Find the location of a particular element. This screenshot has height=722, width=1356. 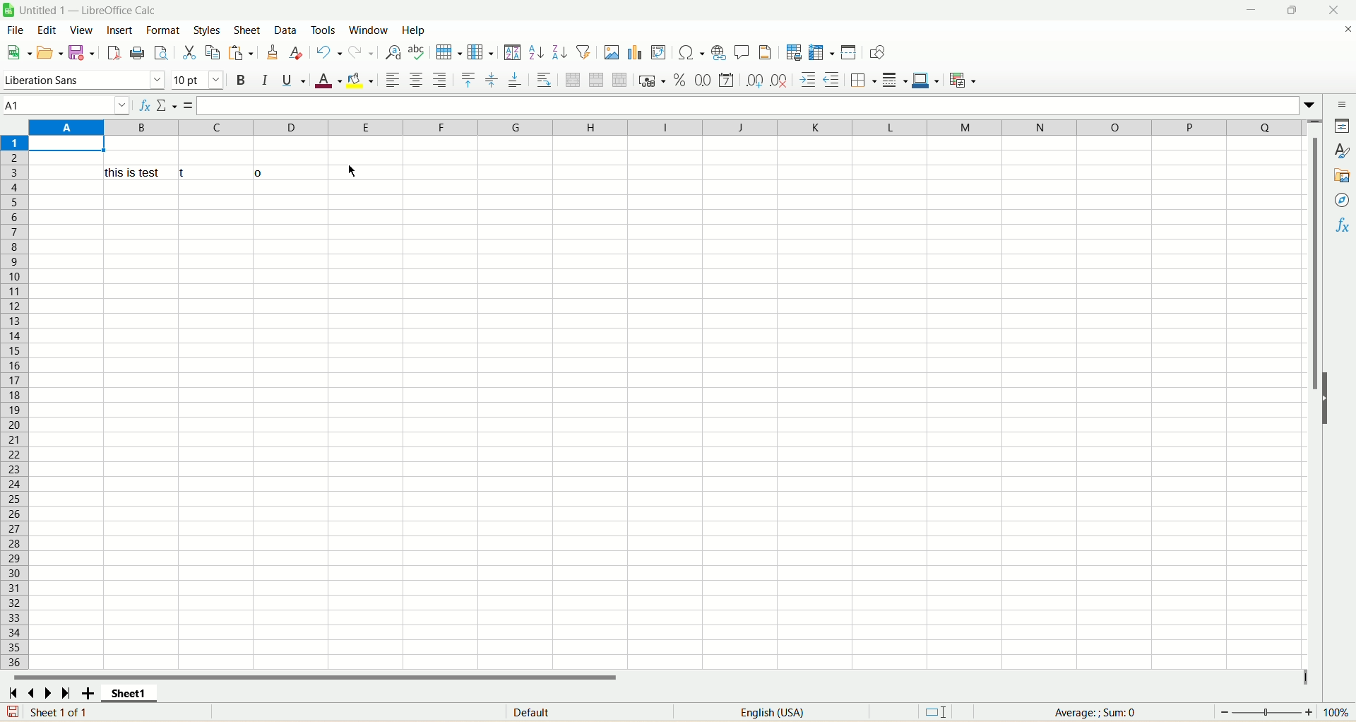

copy is located at coordinates (213, 52).